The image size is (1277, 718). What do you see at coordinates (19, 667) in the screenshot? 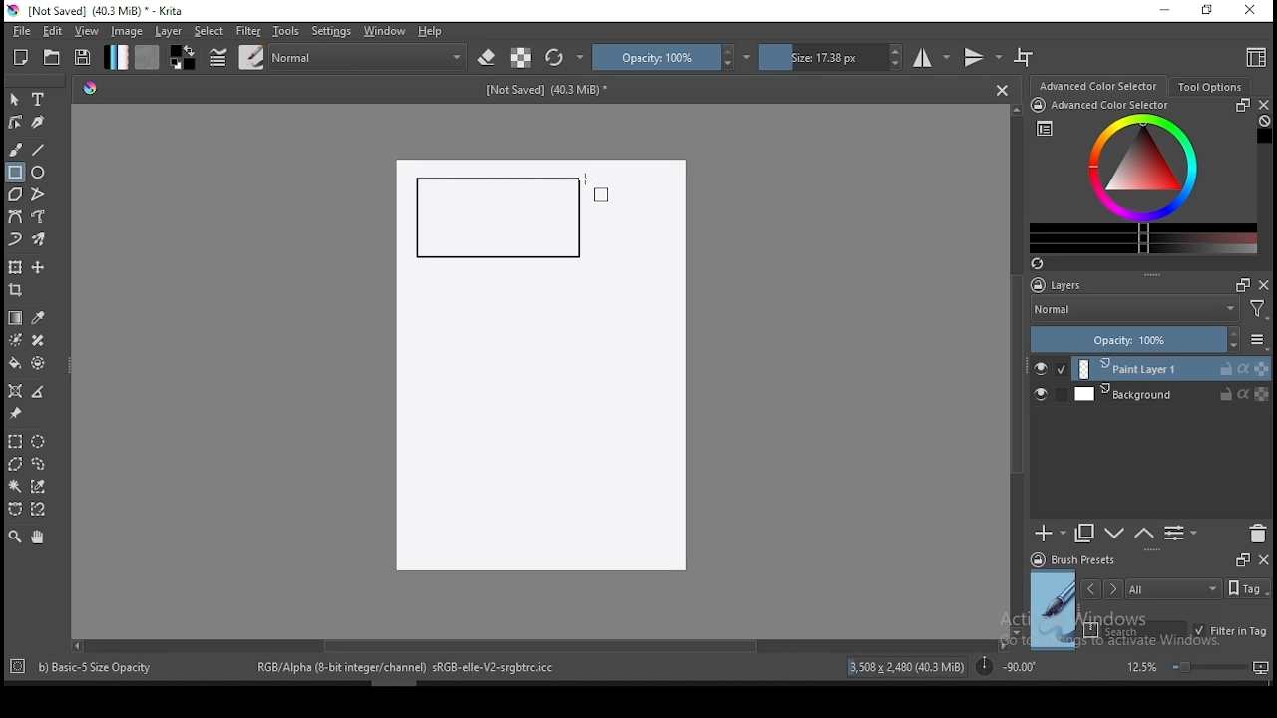
I see `Target` at bounding box center [19, 667].